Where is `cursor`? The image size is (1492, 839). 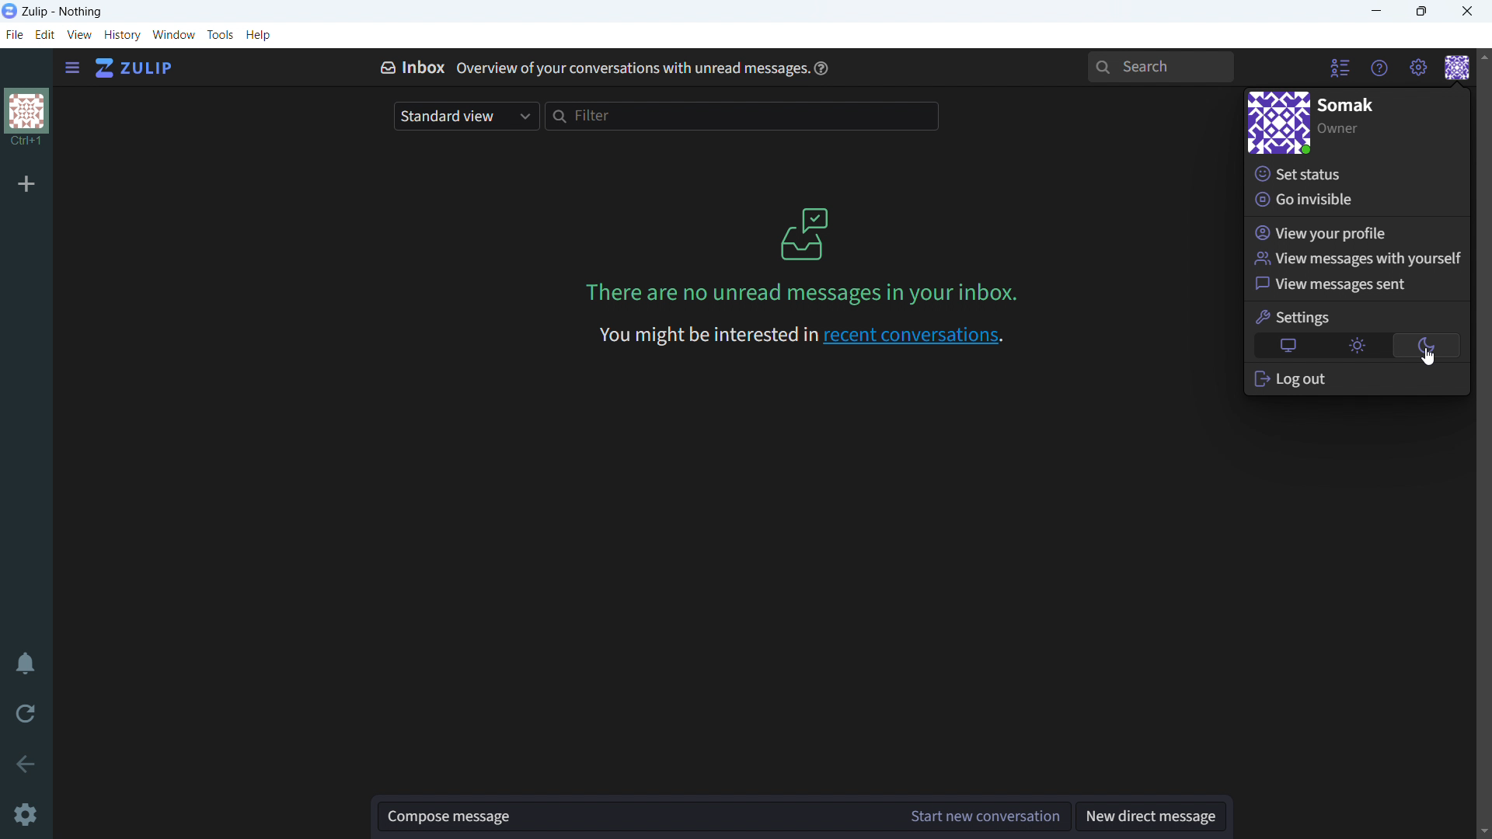
cursor is located at coordinates (1432, 358).